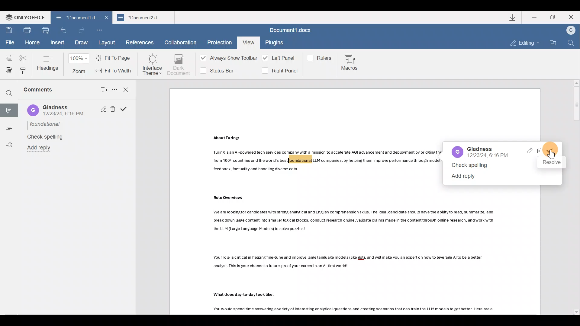 The width and height of the screenshot is (580, 326). Describe the element at coordinates (112, 109) in the screenshot. I see `Delete comment` at that location.